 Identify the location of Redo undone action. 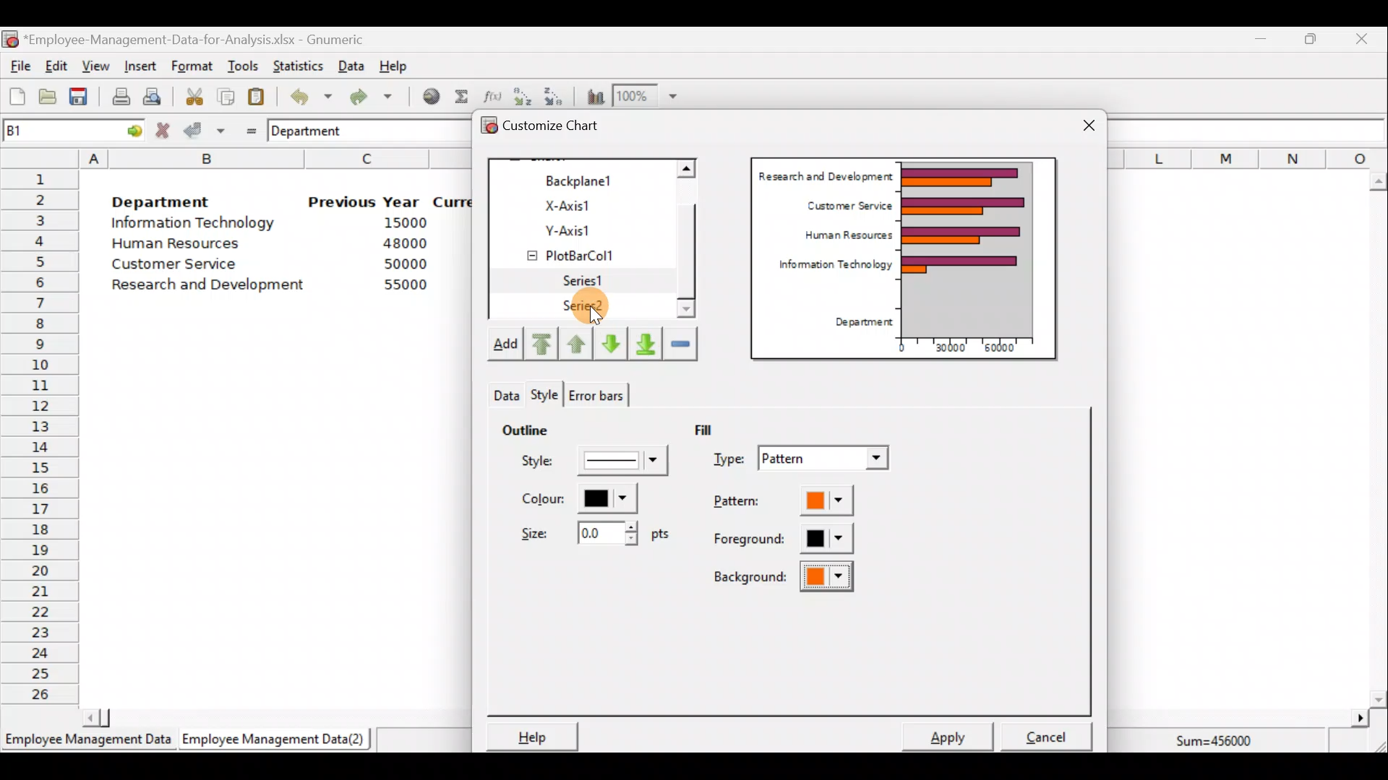
(368, 97).